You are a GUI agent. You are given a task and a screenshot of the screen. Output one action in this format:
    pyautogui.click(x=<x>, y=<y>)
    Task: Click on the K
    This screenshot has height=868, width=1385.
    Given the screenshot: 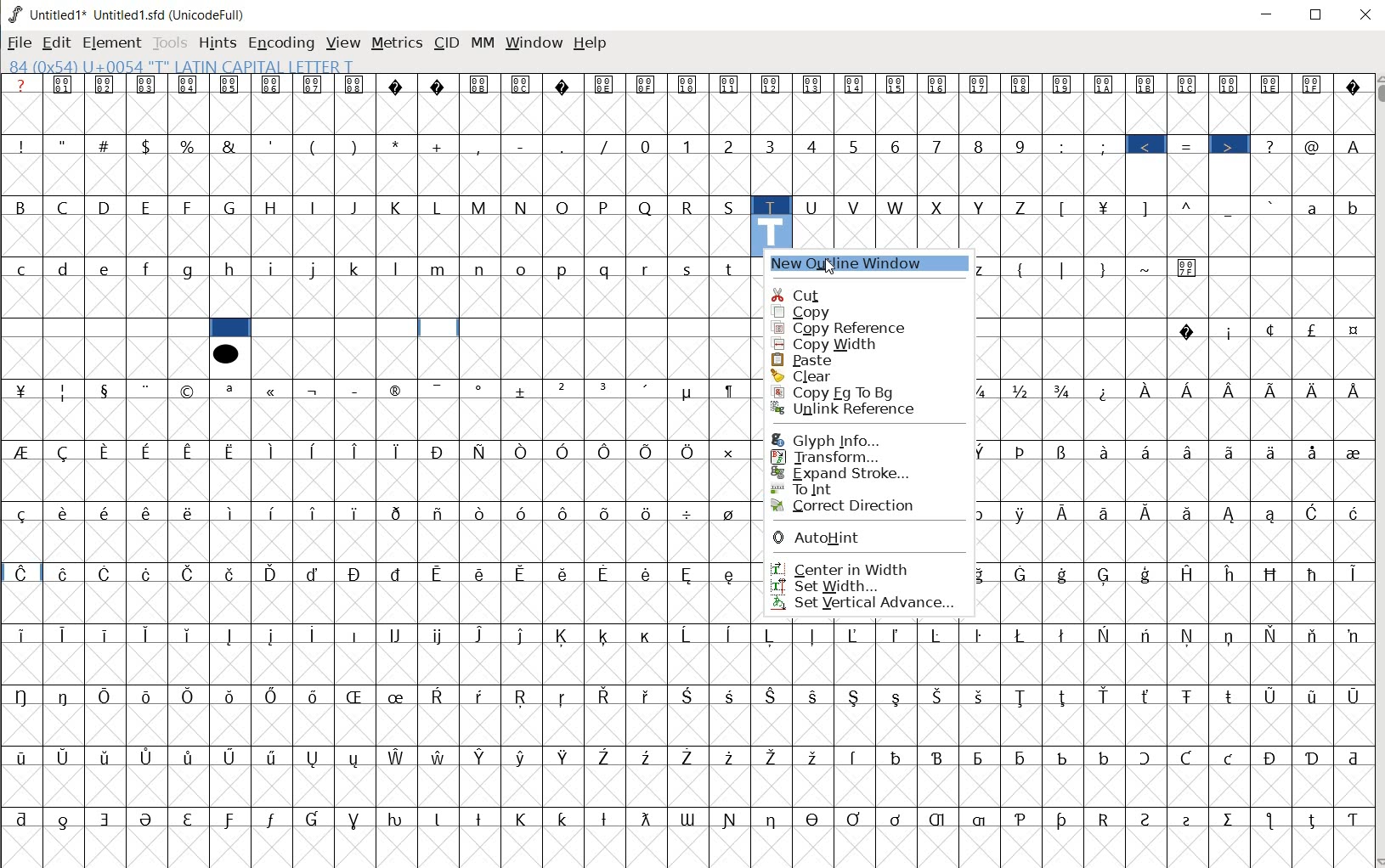 What is the action you would take?
    pyautogui.click(x=399, y=206)
    